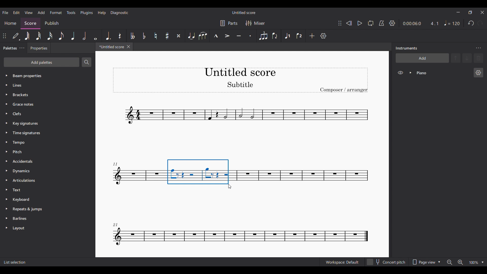 This screenshot has height=274, width=487. Describe the element at coordinates (47, 103) in the screenshot. I see `Grace notes` at that location.